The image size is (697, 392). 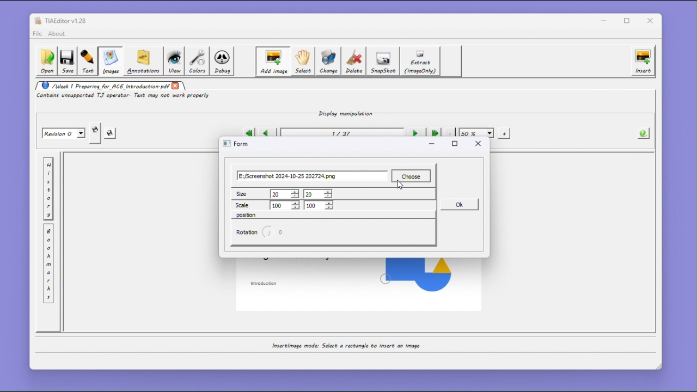 I want to click on 1/37, so click(x=340, y=134).